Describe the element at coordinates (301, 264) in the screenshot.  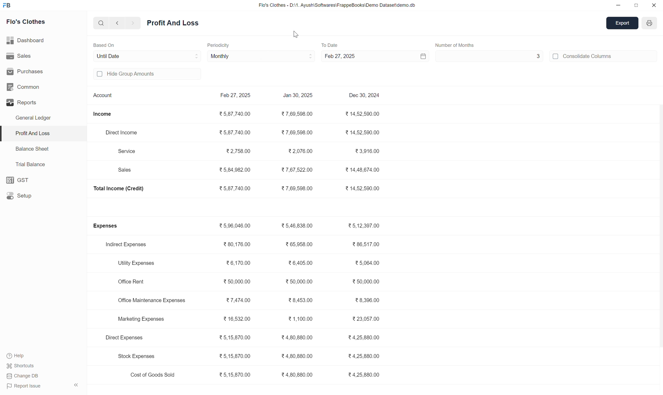
I see `₹6,405.00` at that location.